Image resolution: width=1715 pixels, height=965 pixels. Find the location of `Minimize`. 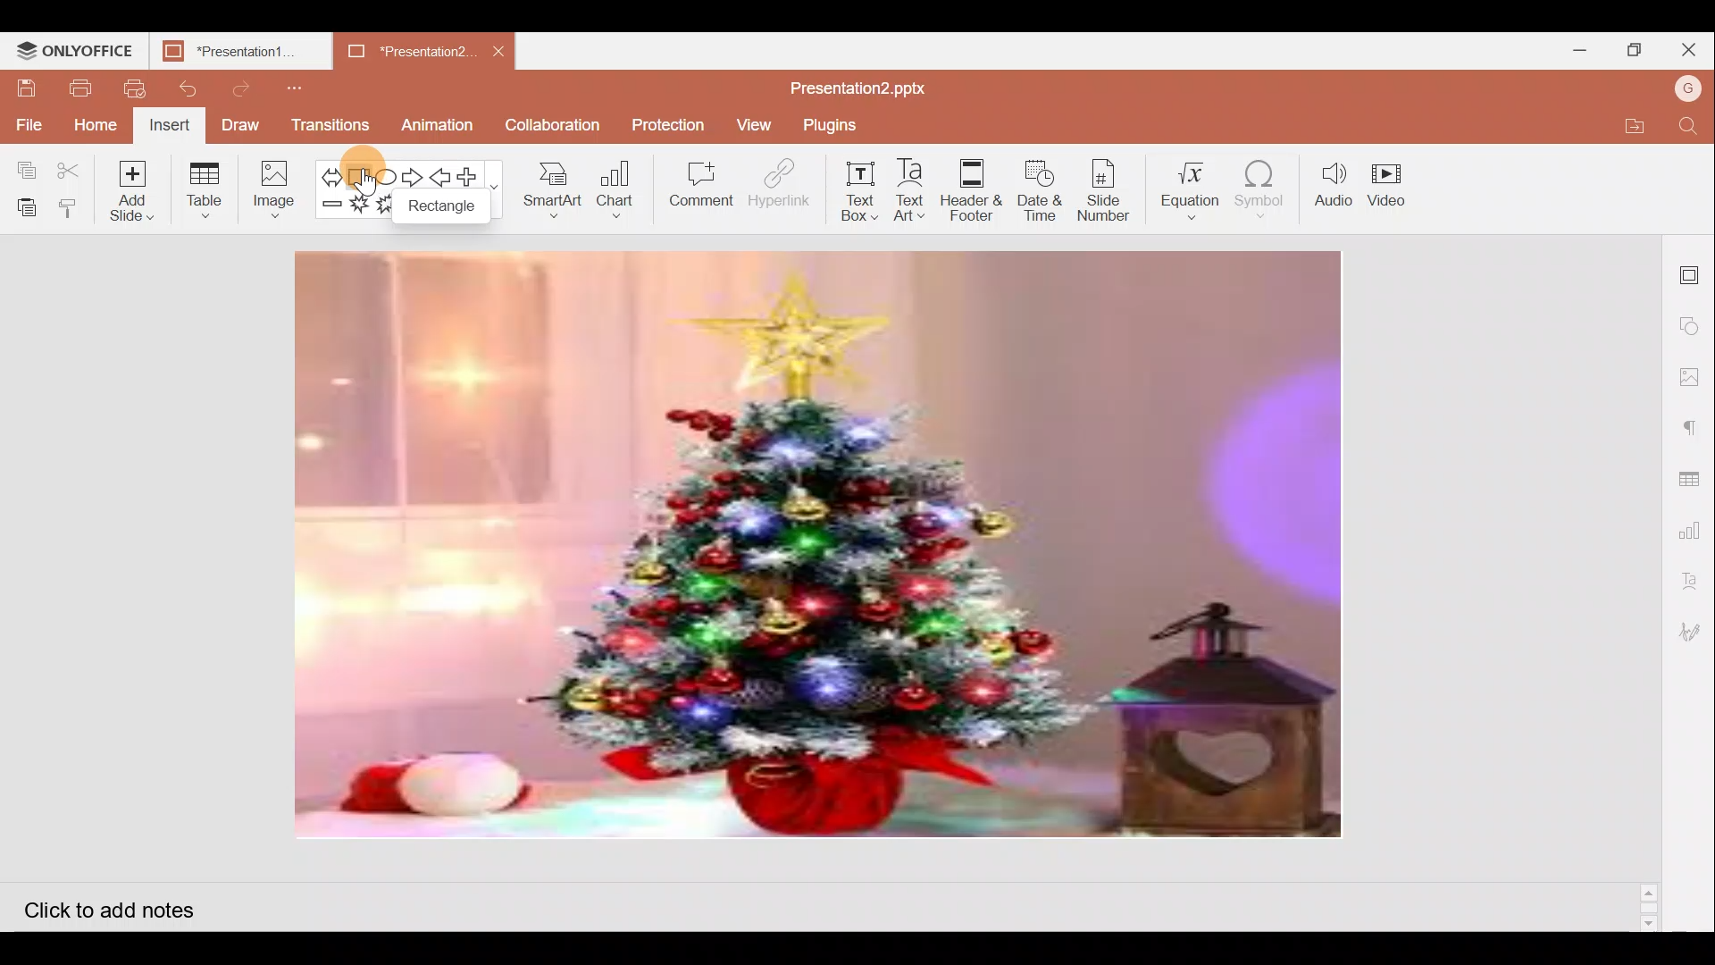

Minimize is located at coordinates (1579, 50).